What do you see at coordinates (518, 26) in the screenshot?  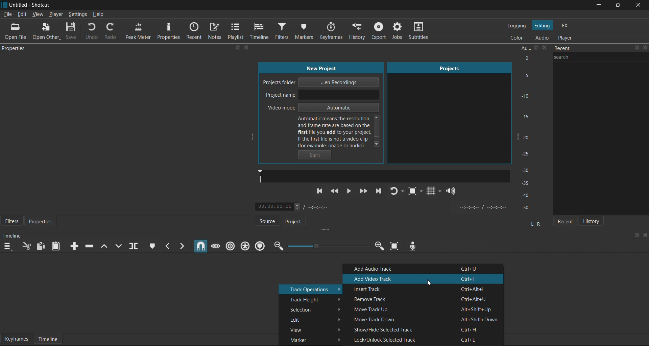 I see `Logging` at bounding box center [518, 26].